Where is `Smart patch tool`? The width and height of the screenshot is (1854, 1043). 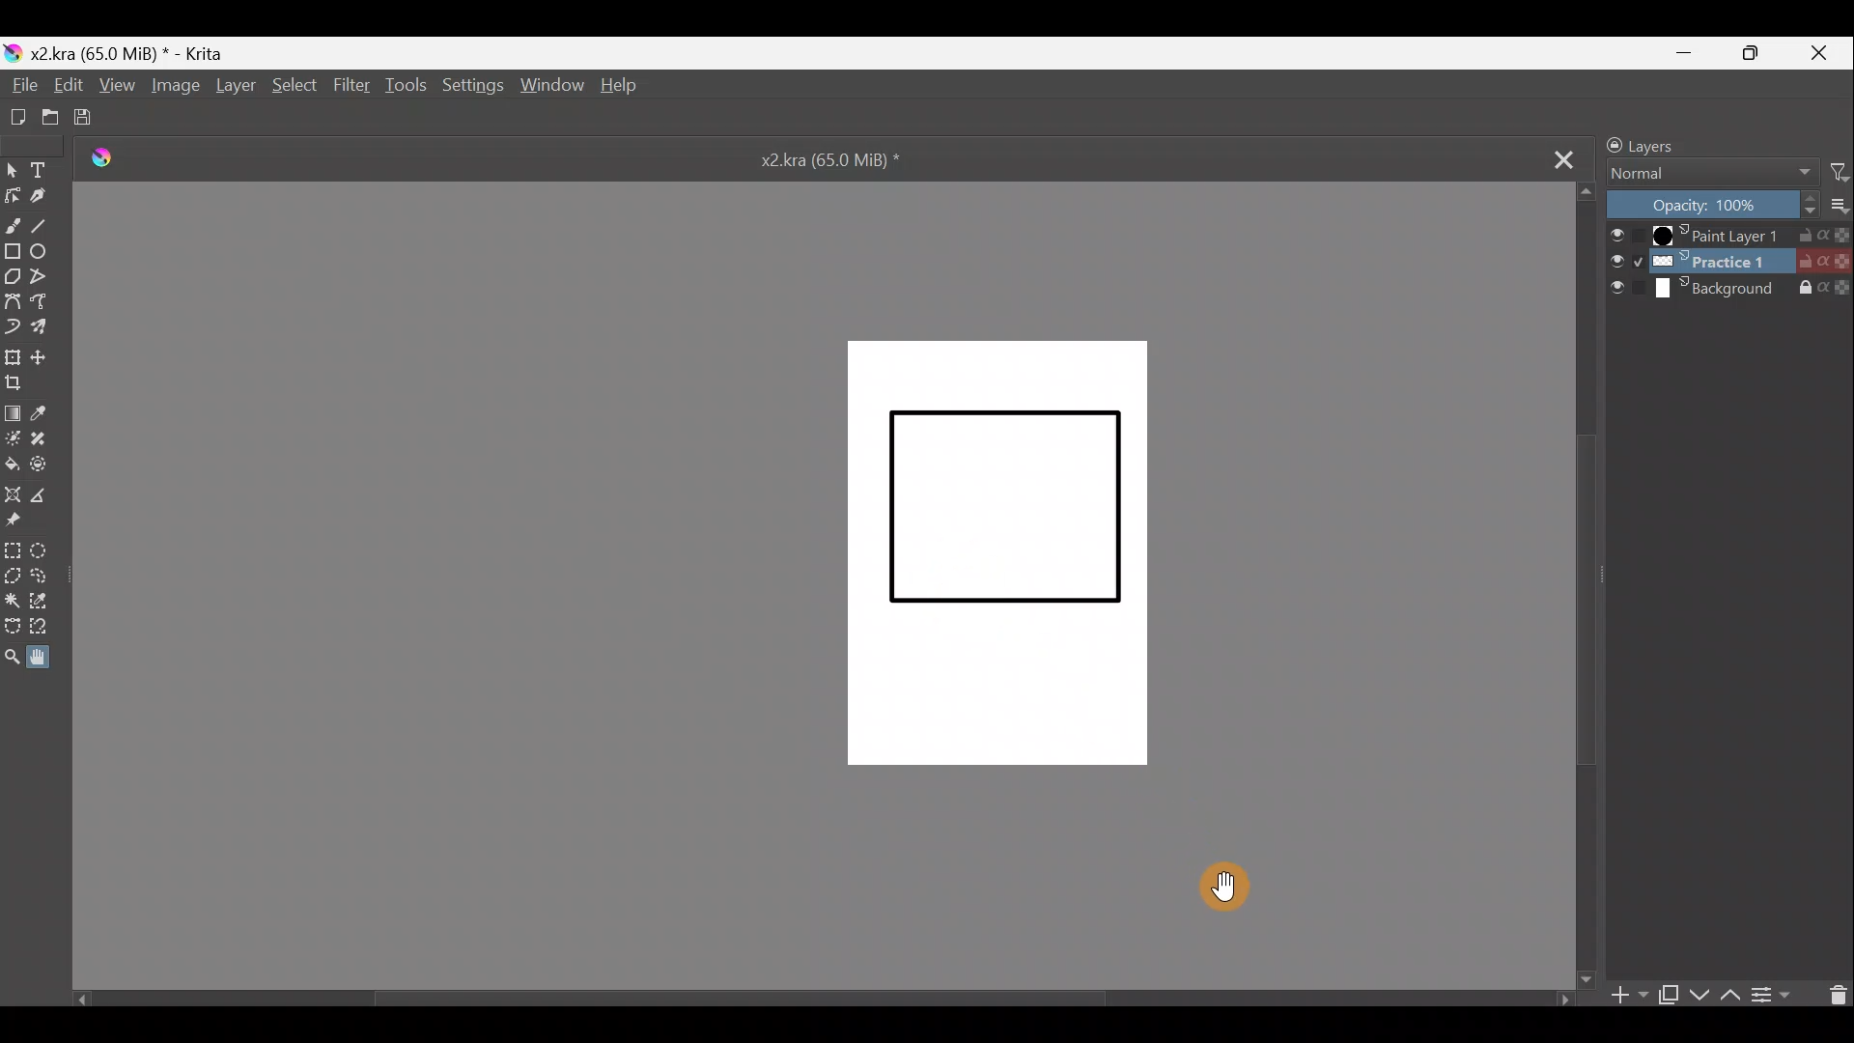
Smart patch tool is located at coordinates (45, 437).